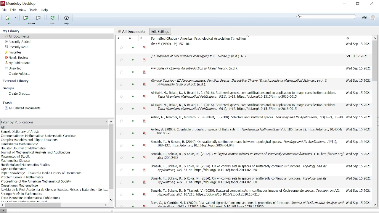 The width and height of the screenshot is (379, 213). Describe the element at coordinates (32, 23) in the screenshot. I see `folders` at that location.